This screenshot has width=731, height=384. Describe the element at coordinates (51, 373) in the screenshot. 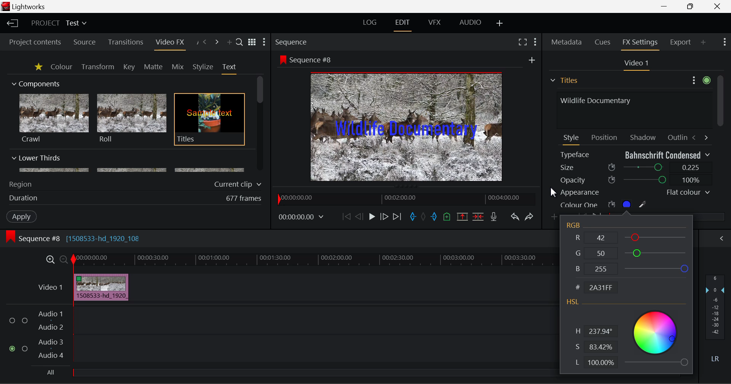

I see `All` at that location.